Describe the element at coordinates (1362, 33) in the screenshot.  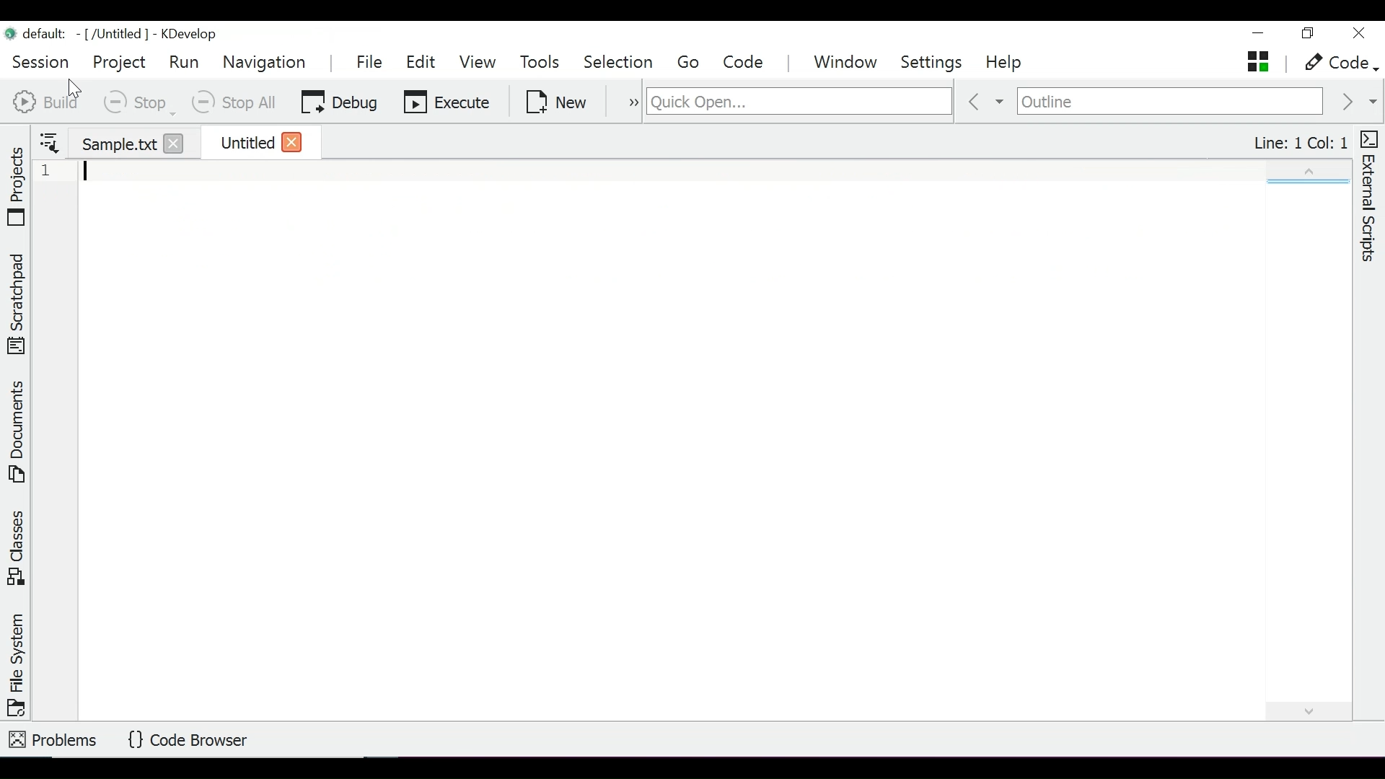
I see `Close` at that location.